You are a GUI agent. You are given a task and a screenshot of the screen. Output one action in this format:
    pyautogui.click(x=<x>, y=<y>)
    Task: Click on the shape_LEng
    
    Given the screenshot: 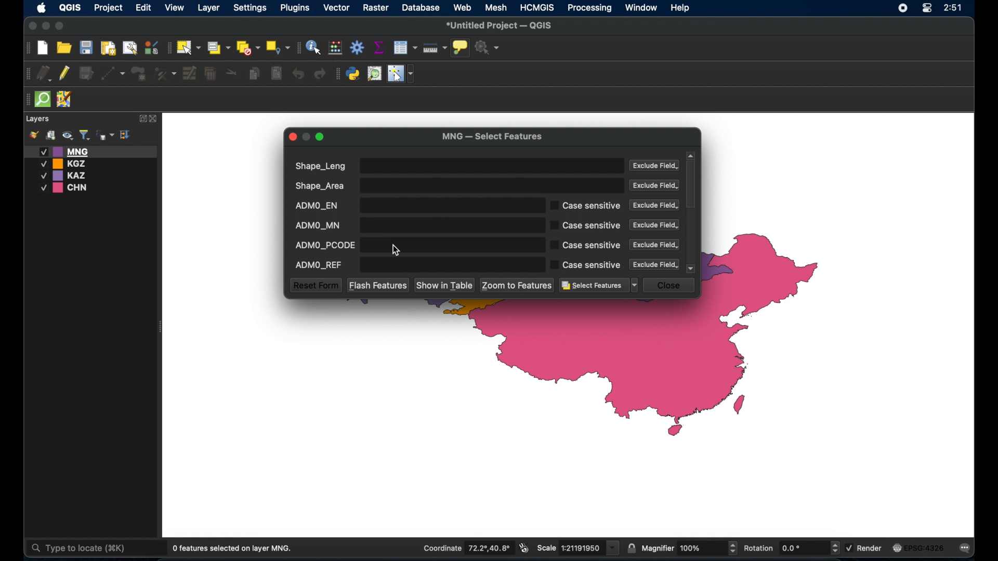 What is the action you would take?
    pyautogui.click(x=457, y=166)
    